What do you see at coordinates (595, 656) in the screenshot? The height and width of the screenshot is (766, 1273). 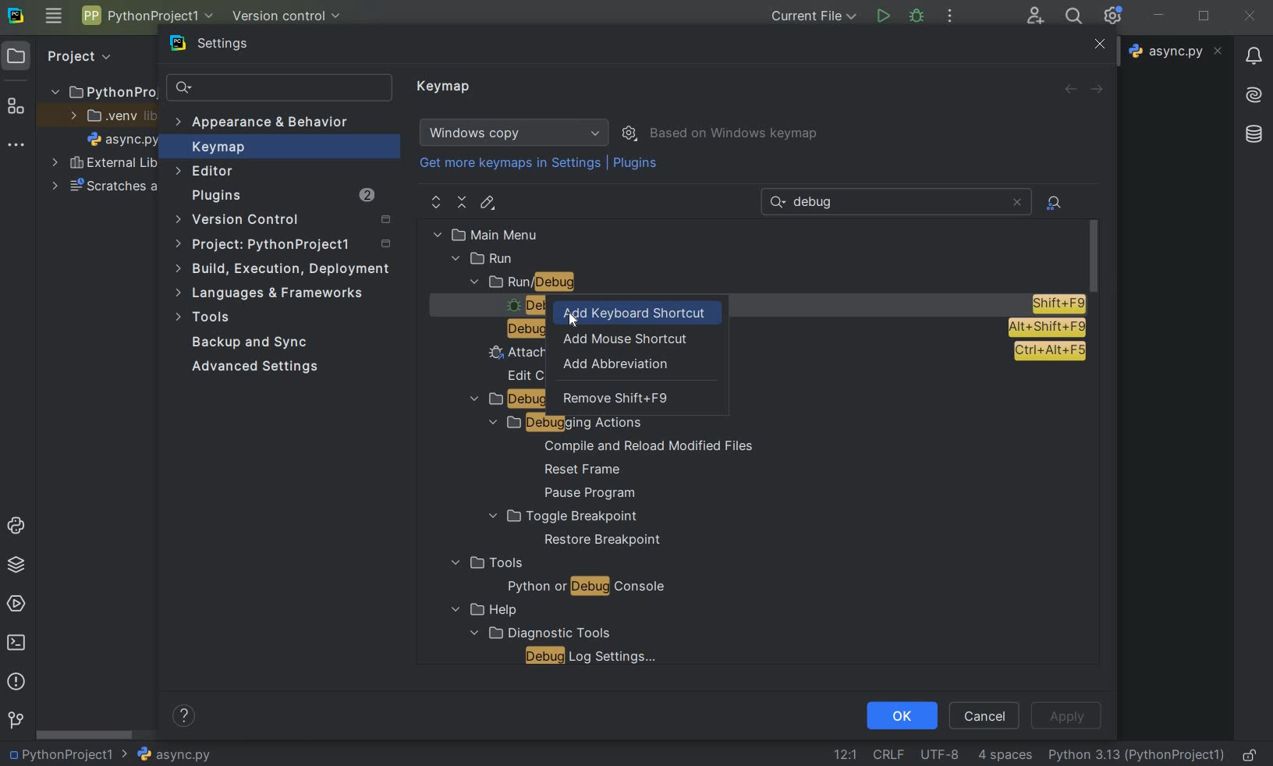 I see `debug log settings` at bounding box center [595, 656].